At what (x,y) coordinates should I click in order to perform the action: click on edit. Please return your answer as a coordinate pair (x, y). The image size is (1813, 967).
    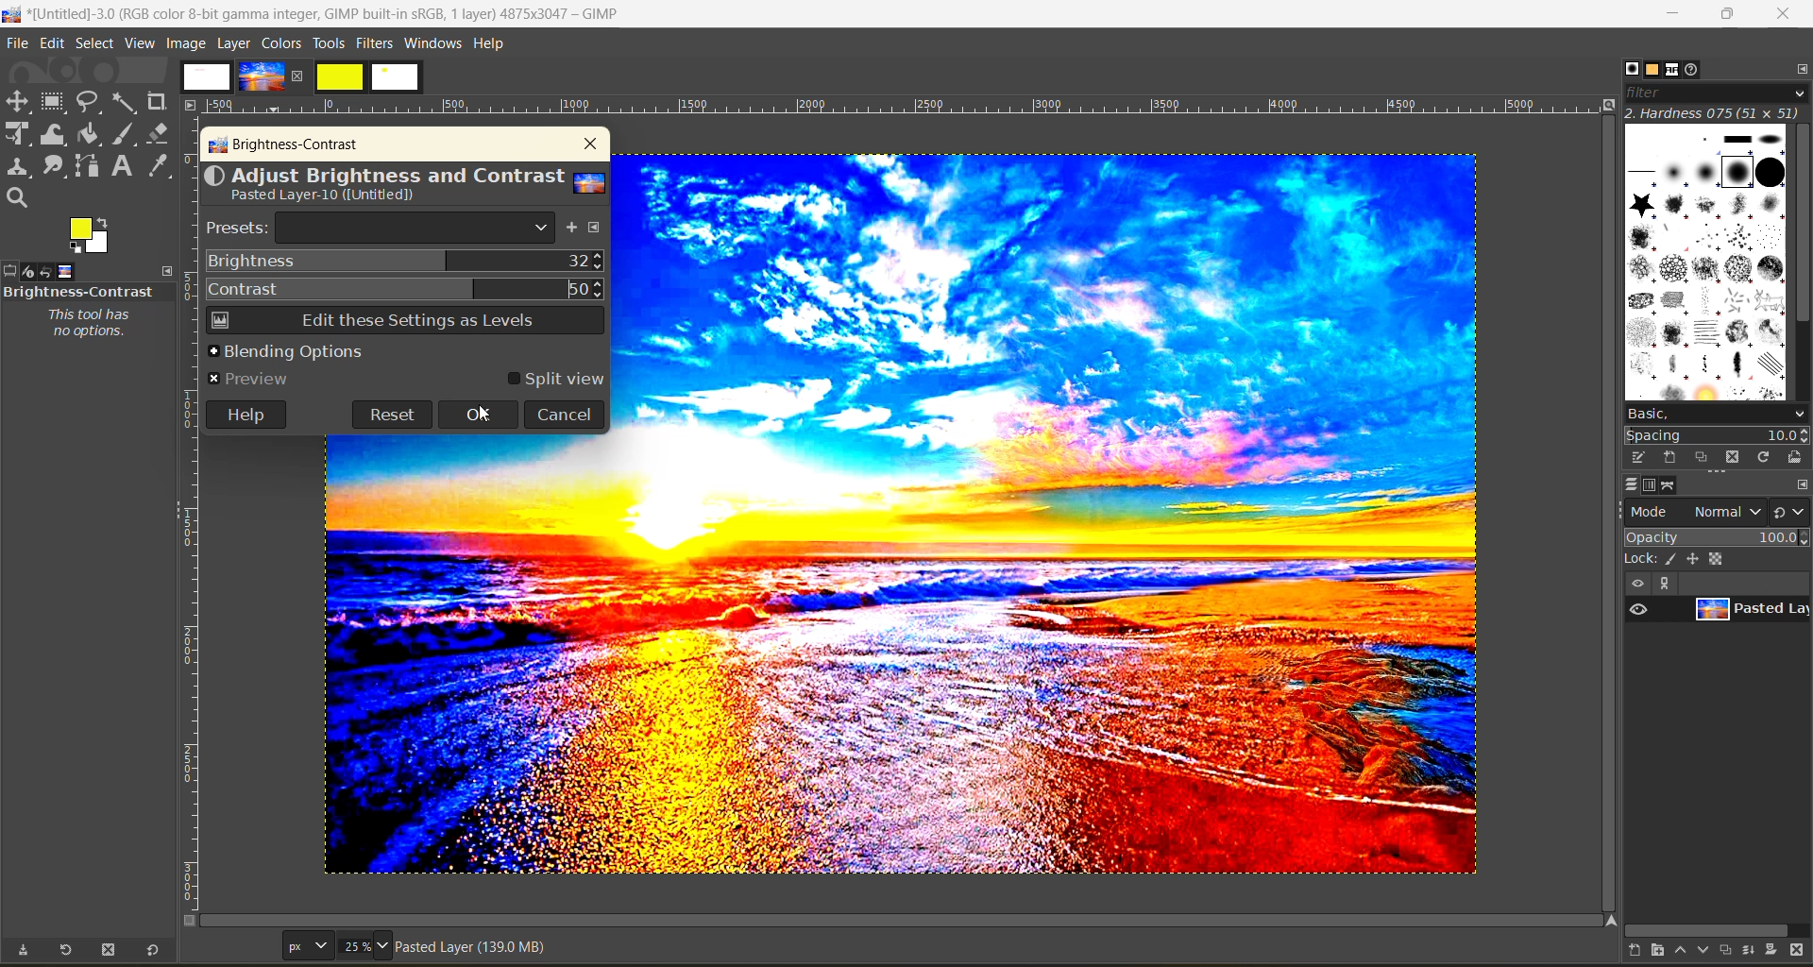
    Looking at the image, I should click on (1640, 457).